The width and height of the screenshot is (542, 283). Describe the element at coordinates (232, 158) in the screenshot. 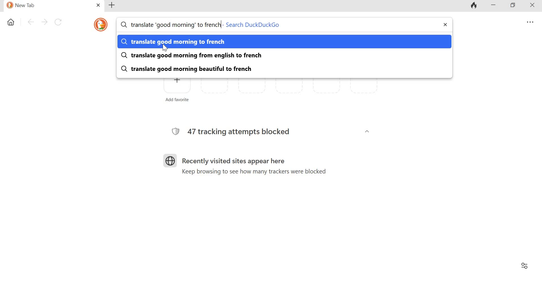

I see `Recently visited sites appear here` at that location.